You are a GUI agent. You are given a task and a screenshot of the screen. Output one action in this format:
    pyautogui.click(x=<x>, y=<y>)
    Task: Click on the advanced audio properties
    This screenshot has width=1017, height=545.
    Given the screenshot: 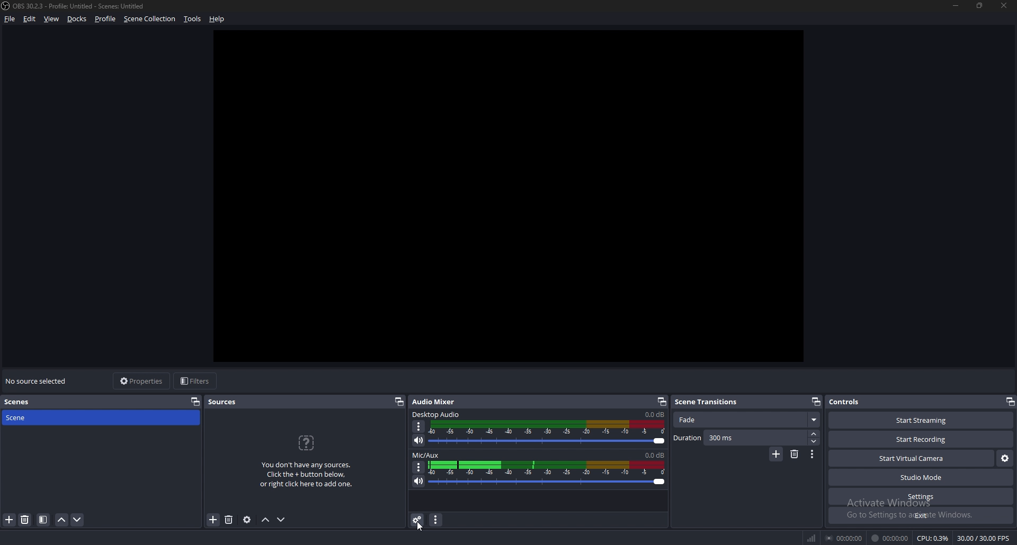 What is the action you would take?
    pyautogui.click(x=417, y=520)
    